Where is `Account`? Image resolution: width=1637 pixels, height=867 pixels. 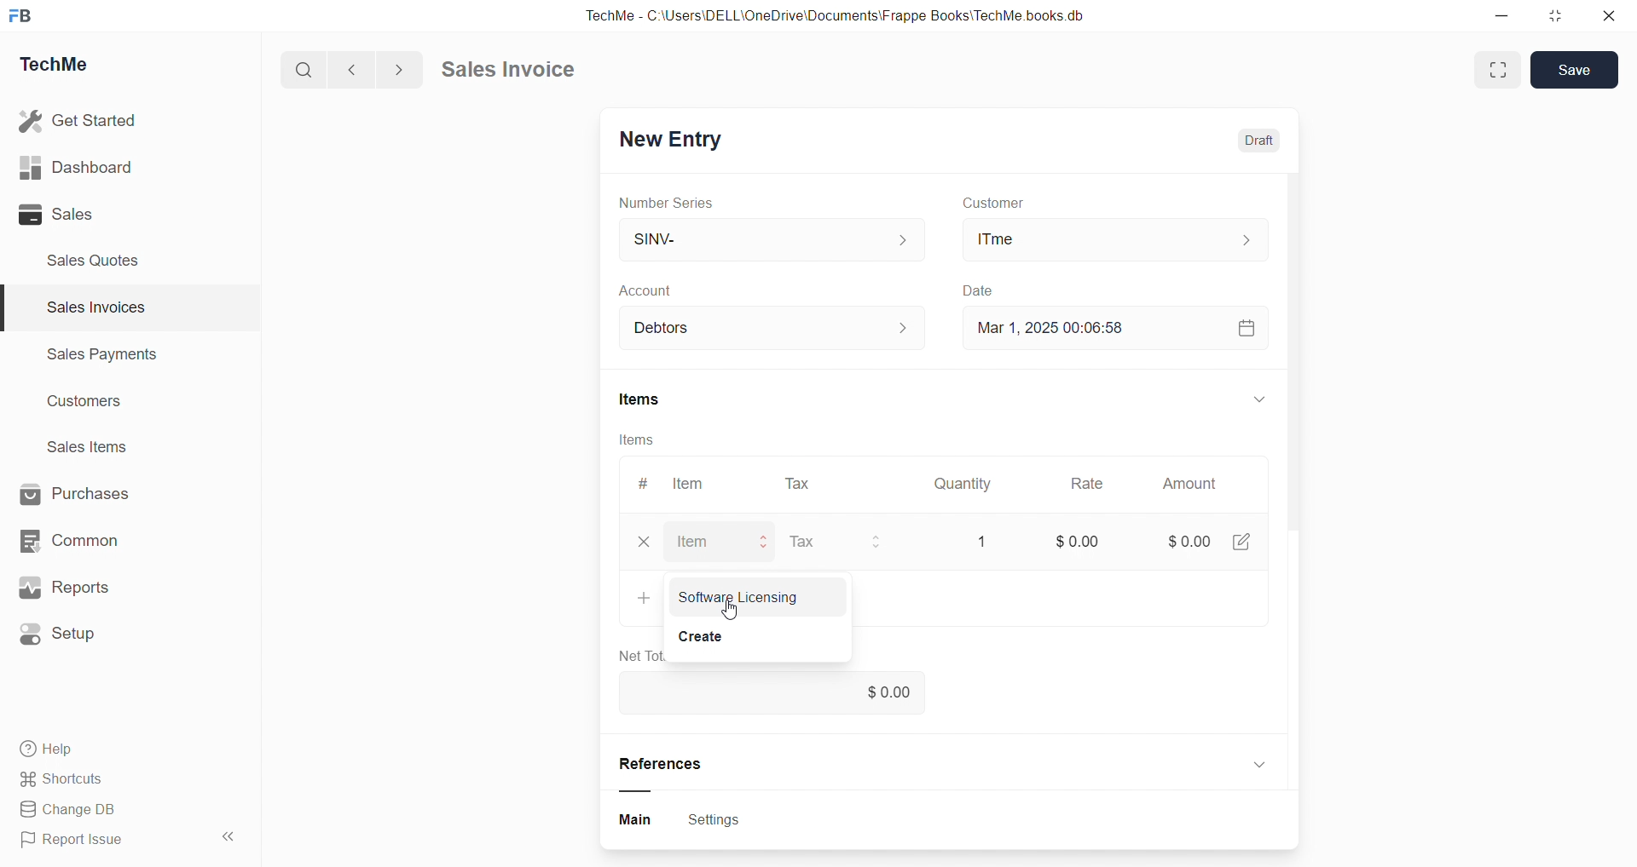 Account is located at coordinates (672, 329).